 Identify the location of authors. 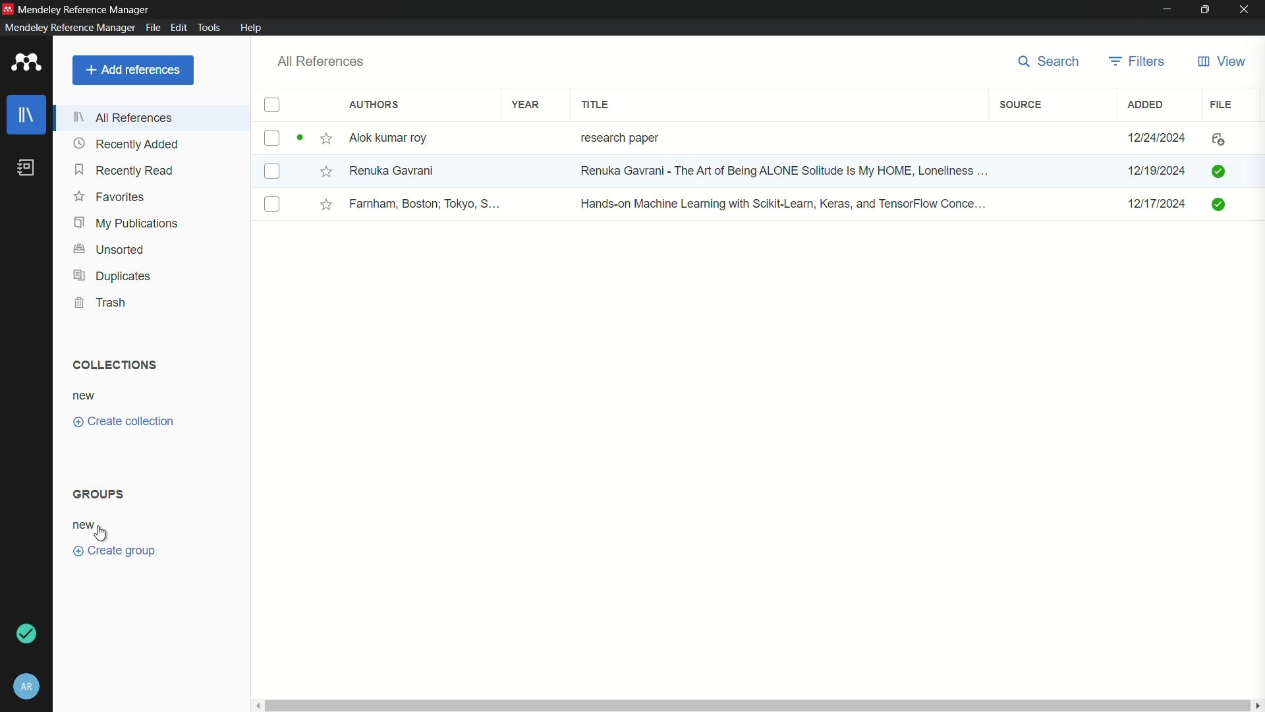
(374, 105).